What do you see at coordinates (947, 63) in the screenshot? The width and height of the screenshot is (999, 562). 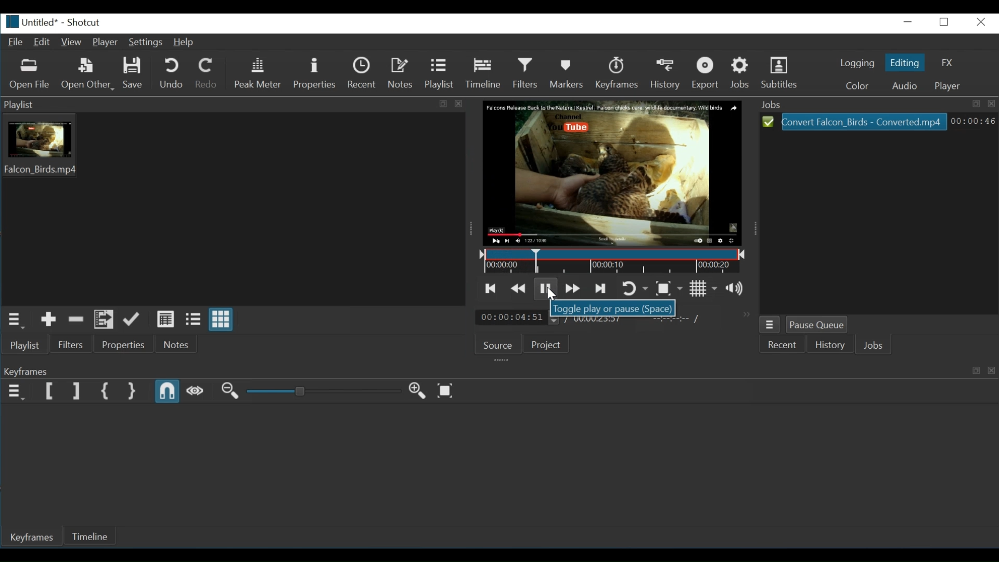 I see `FX` at bounding box center [947, 63].